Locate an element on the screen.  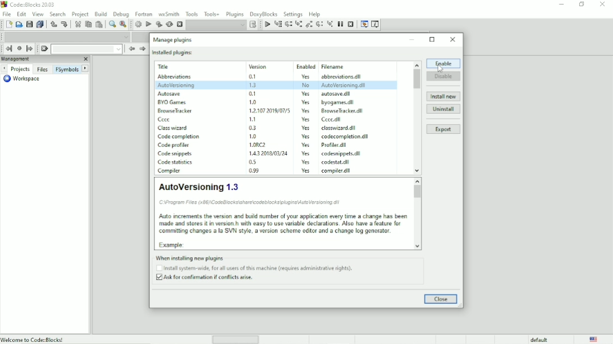
Minimize is located at coordinates (561, 3).